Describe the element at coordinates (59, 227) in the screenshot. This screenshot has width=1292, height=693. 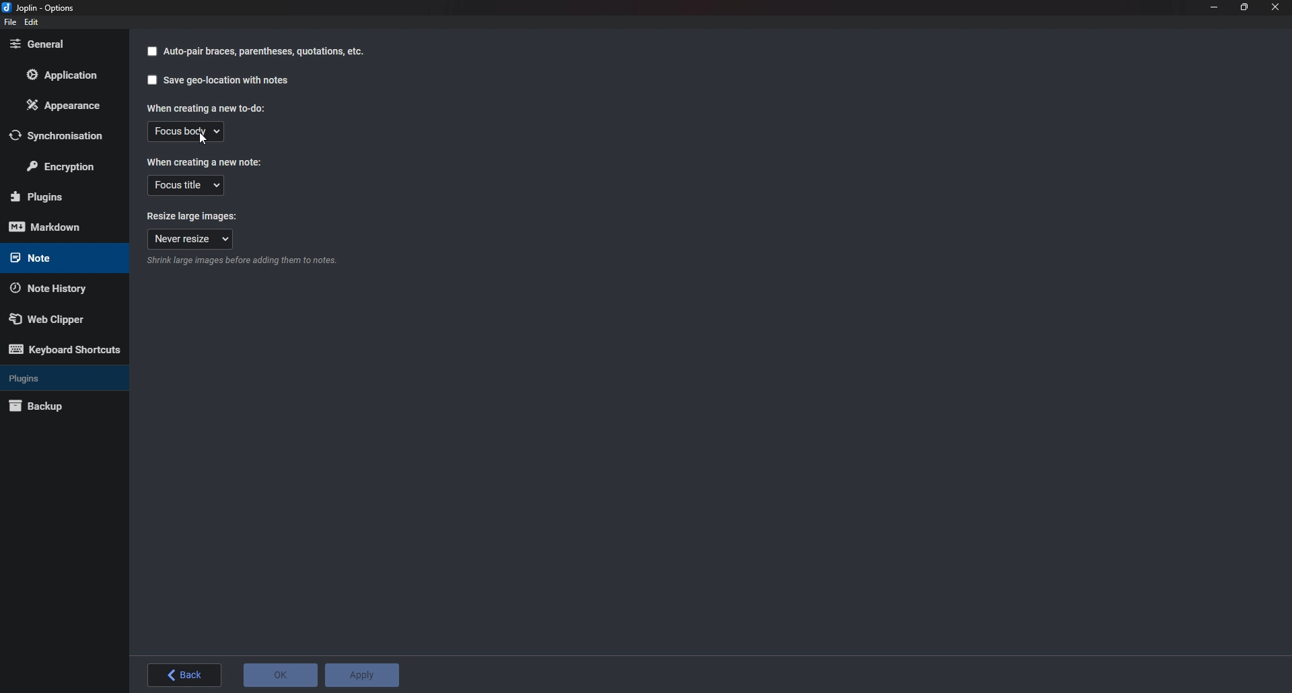
I see `mark down` at that location.